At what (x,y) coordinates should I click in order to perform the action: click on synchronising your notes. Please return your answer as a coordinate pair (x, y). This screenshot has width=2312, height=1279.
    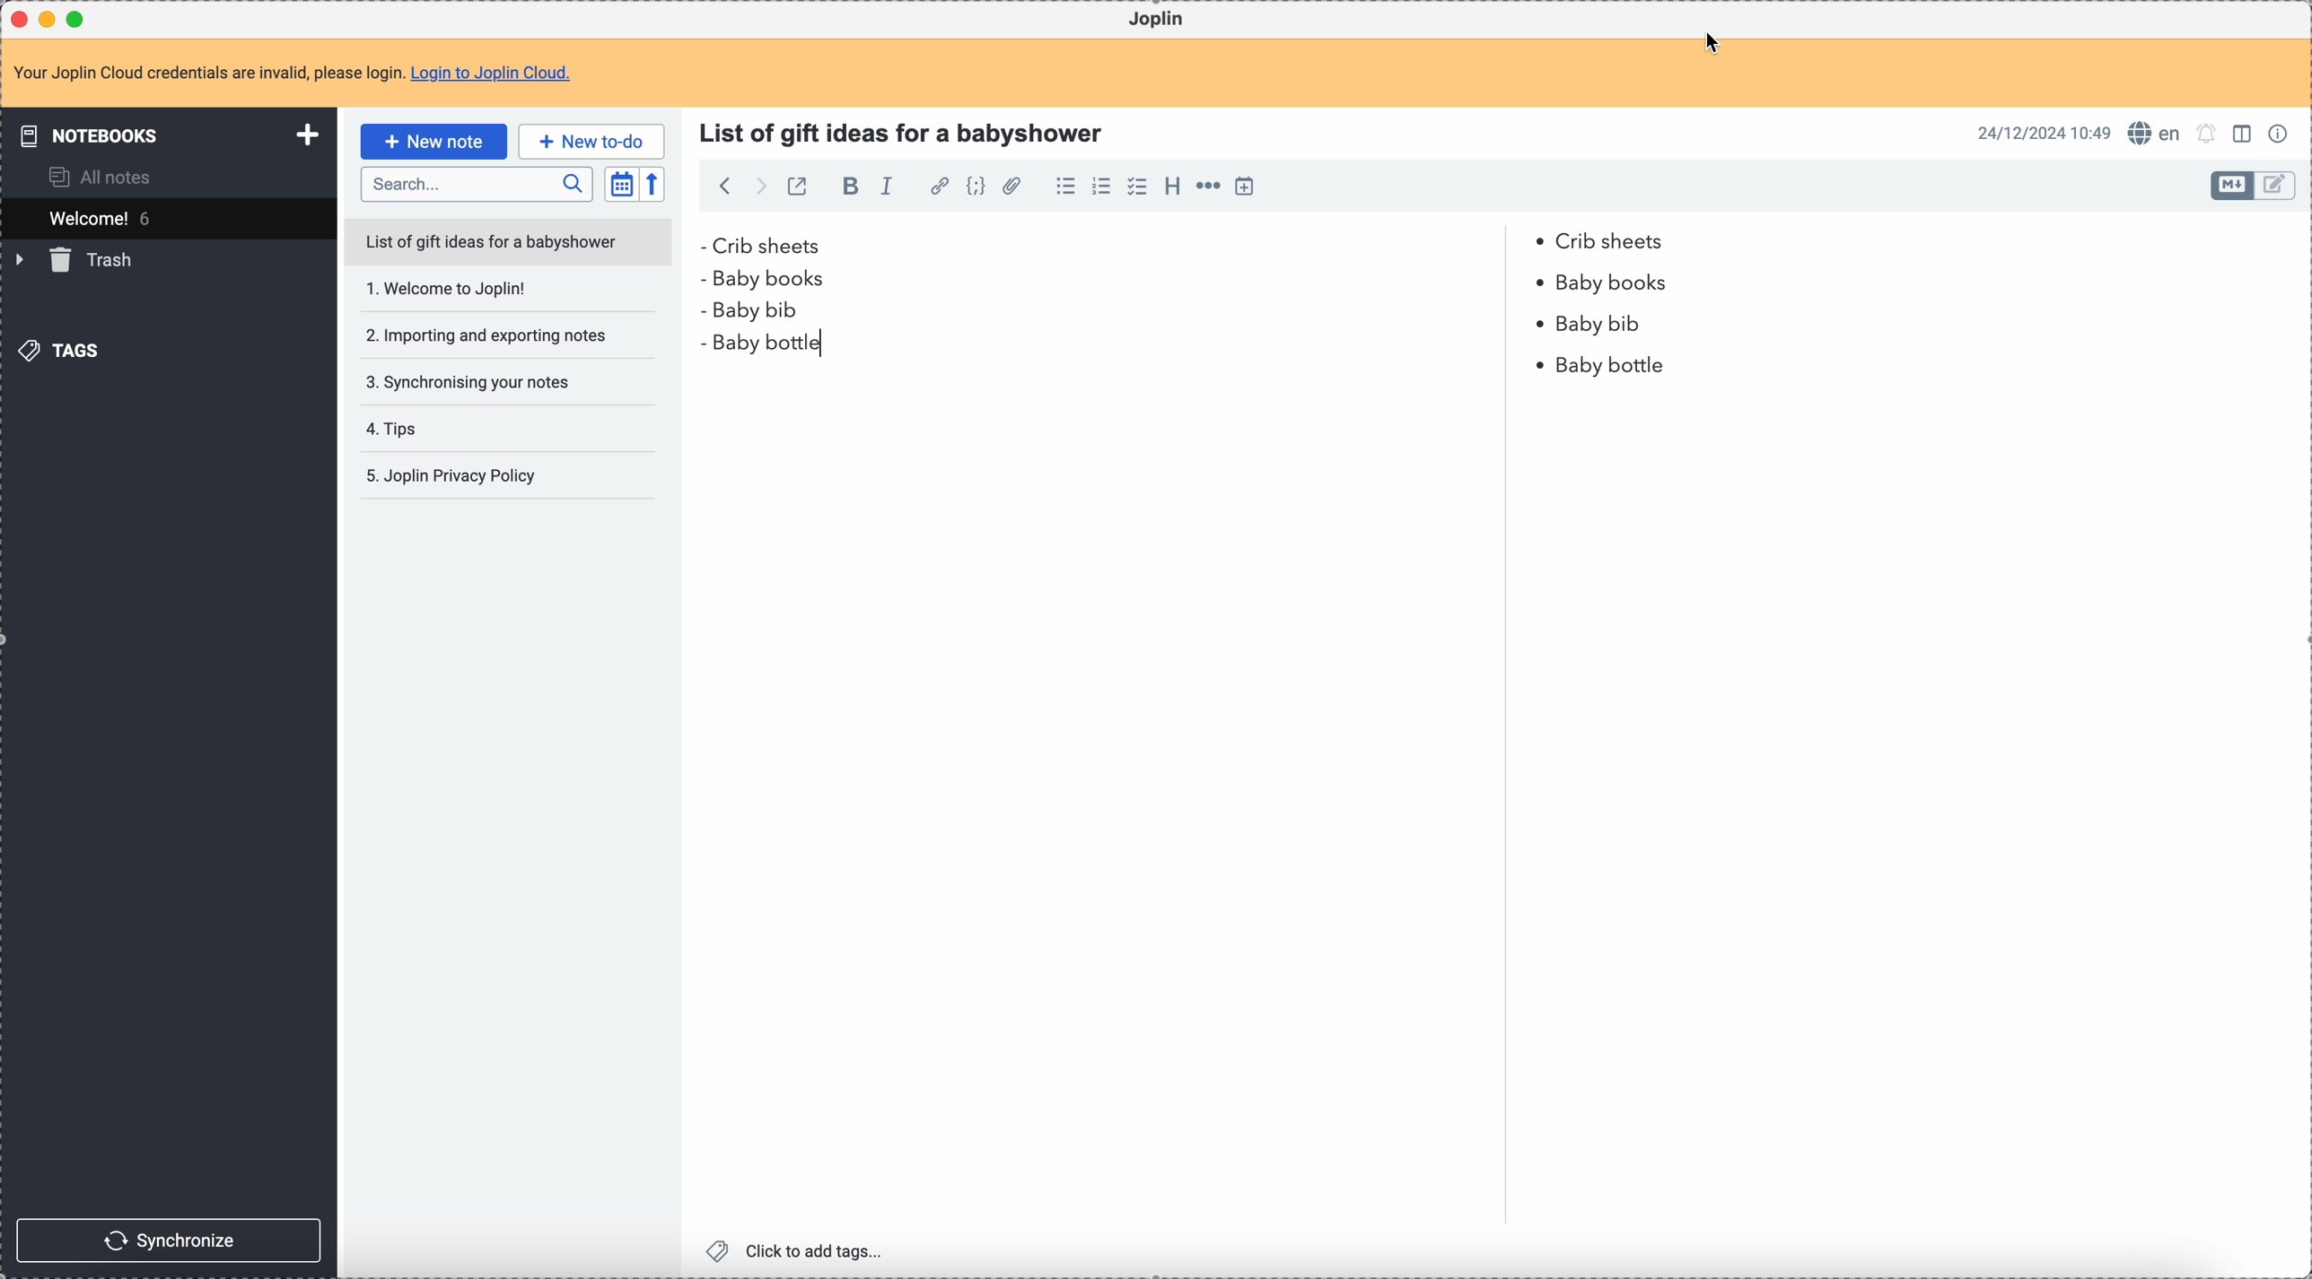
    Looking at the image, I should click on (483, 383).